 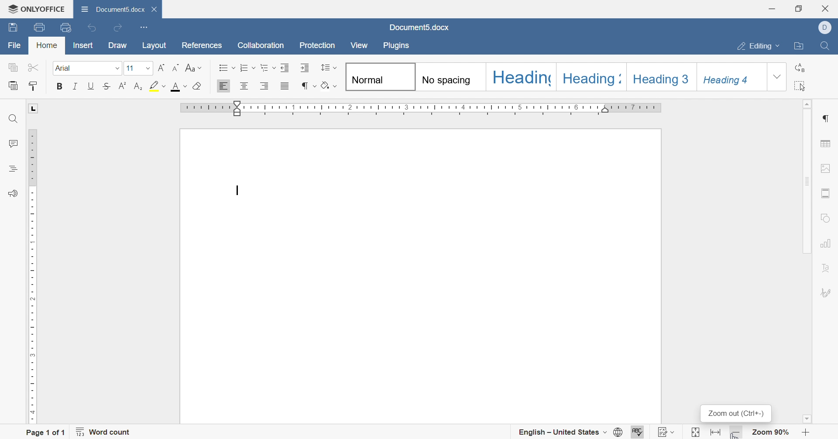 I want to click on Heading 2, so click(x=588, y=76).